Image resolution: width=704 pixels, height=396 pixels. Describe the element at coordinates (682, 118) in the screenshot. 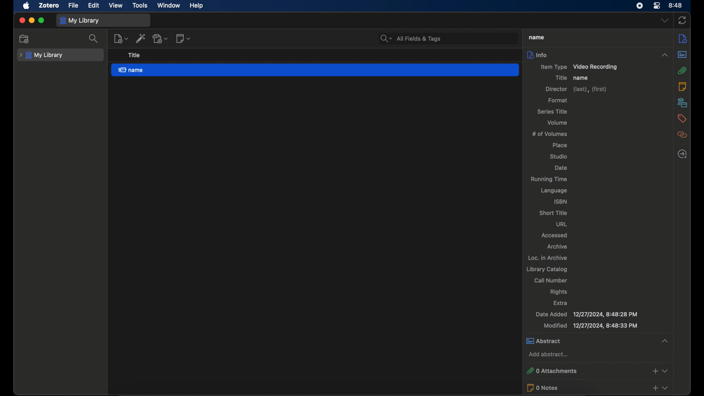

I see `tags` at that location.